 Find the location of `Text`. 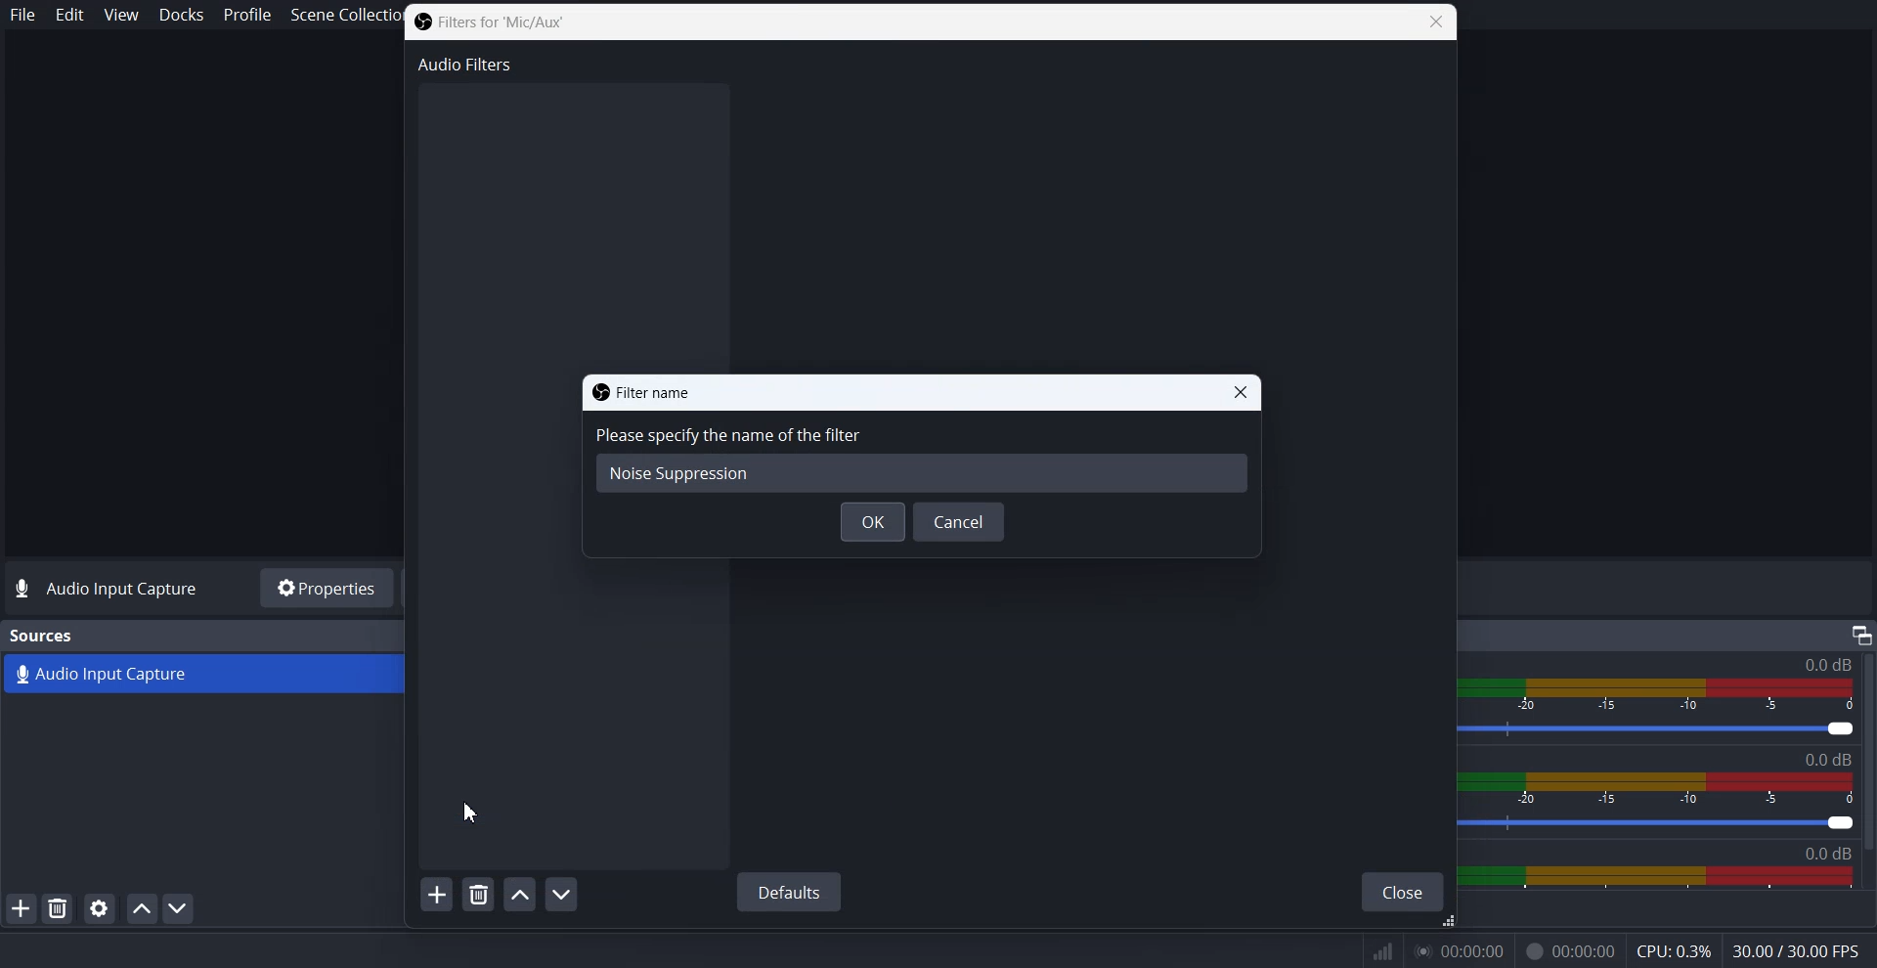

Text is located at coordinates (1834, 760).